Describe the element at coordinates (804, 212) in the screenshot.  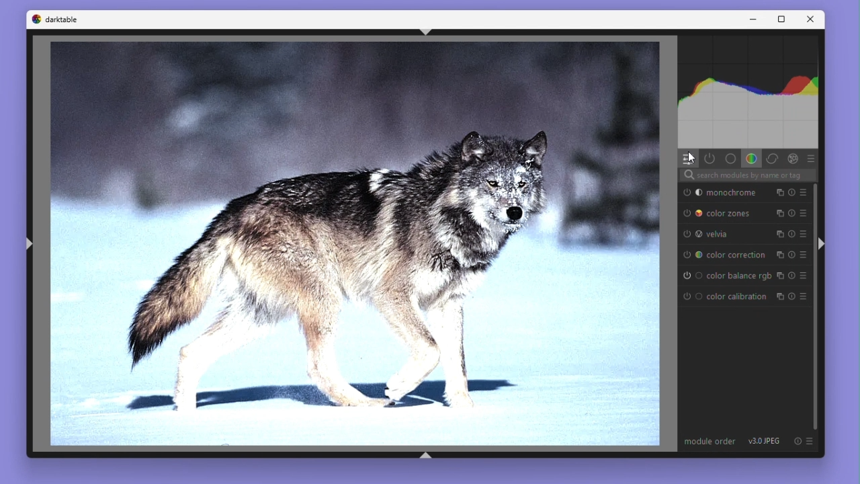
I see `presets` at that location.